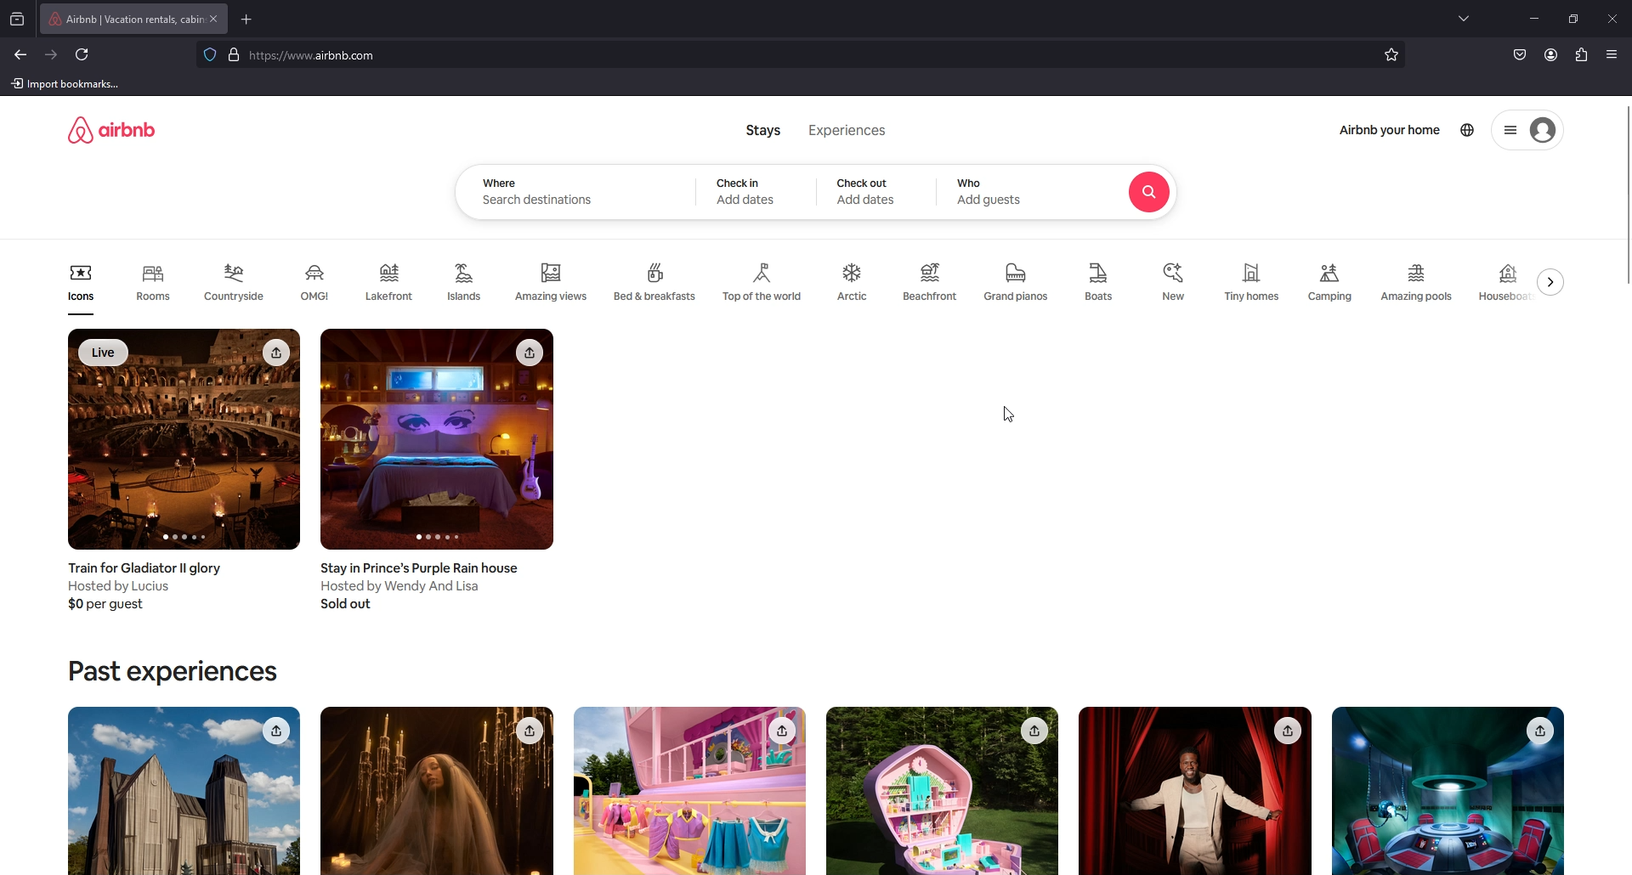 This screenshot has height=875, width=1632. Describe the element at coordinates (52, 54) in the screenshot. I see `forward` at that location.